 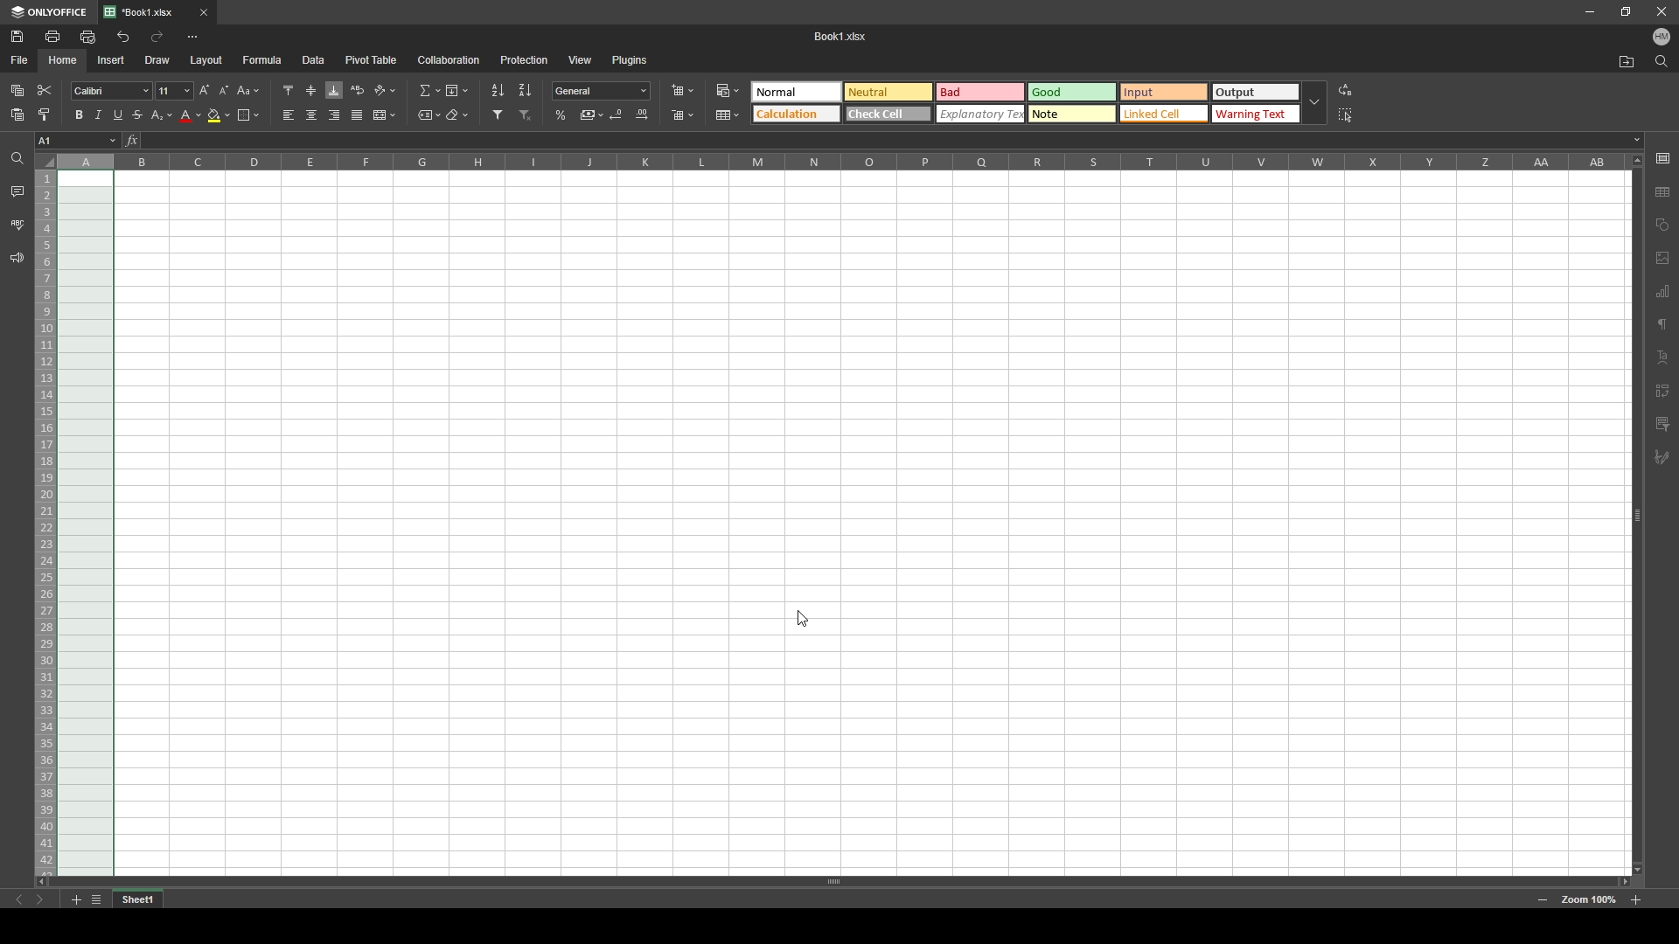 What do you see at coordinates (1662, 325) in the screenshot?
I see `paragraph` at bounding box center [1662, 325].